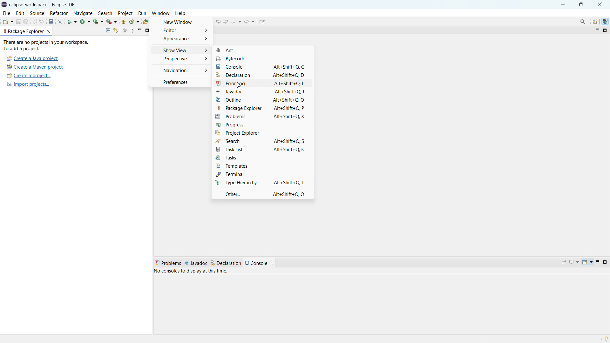 This screenshot has height=343, width=610. I want to click on maximise, so click(581, 5).